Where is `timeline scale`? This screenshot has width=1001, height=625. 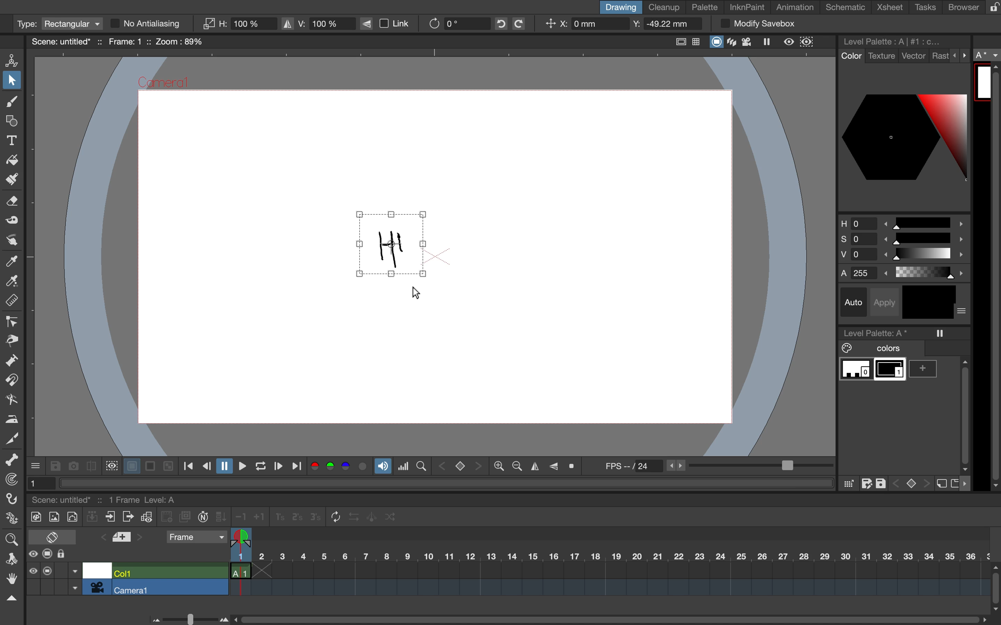 timeline scale is located at coordinates (608, 567).